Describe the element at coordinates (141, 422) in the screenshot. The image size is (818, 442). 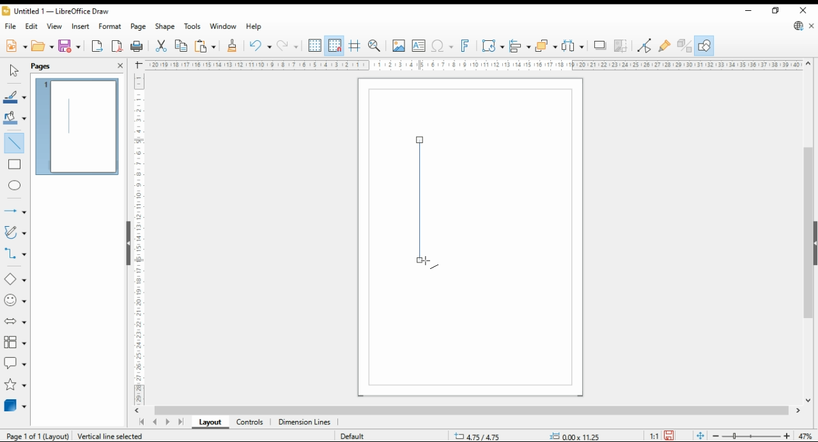
I see `first page` at that location.